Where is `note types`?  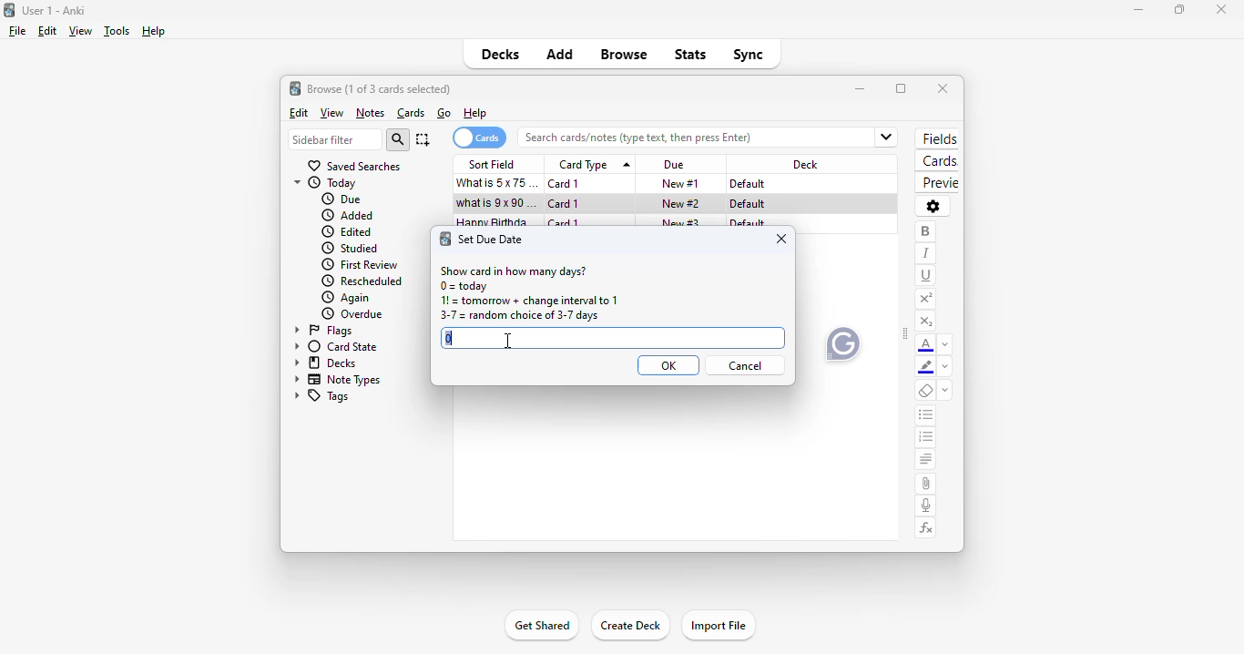 note types is located at coordinates (335, 380).